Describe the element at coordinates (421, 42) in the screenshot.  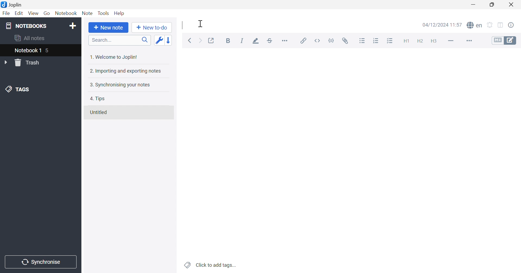
I see `Heading 2` at that location.